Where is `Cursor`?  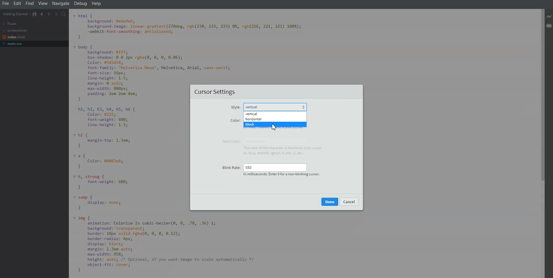 Cursor is located at coordinates (275, 129).